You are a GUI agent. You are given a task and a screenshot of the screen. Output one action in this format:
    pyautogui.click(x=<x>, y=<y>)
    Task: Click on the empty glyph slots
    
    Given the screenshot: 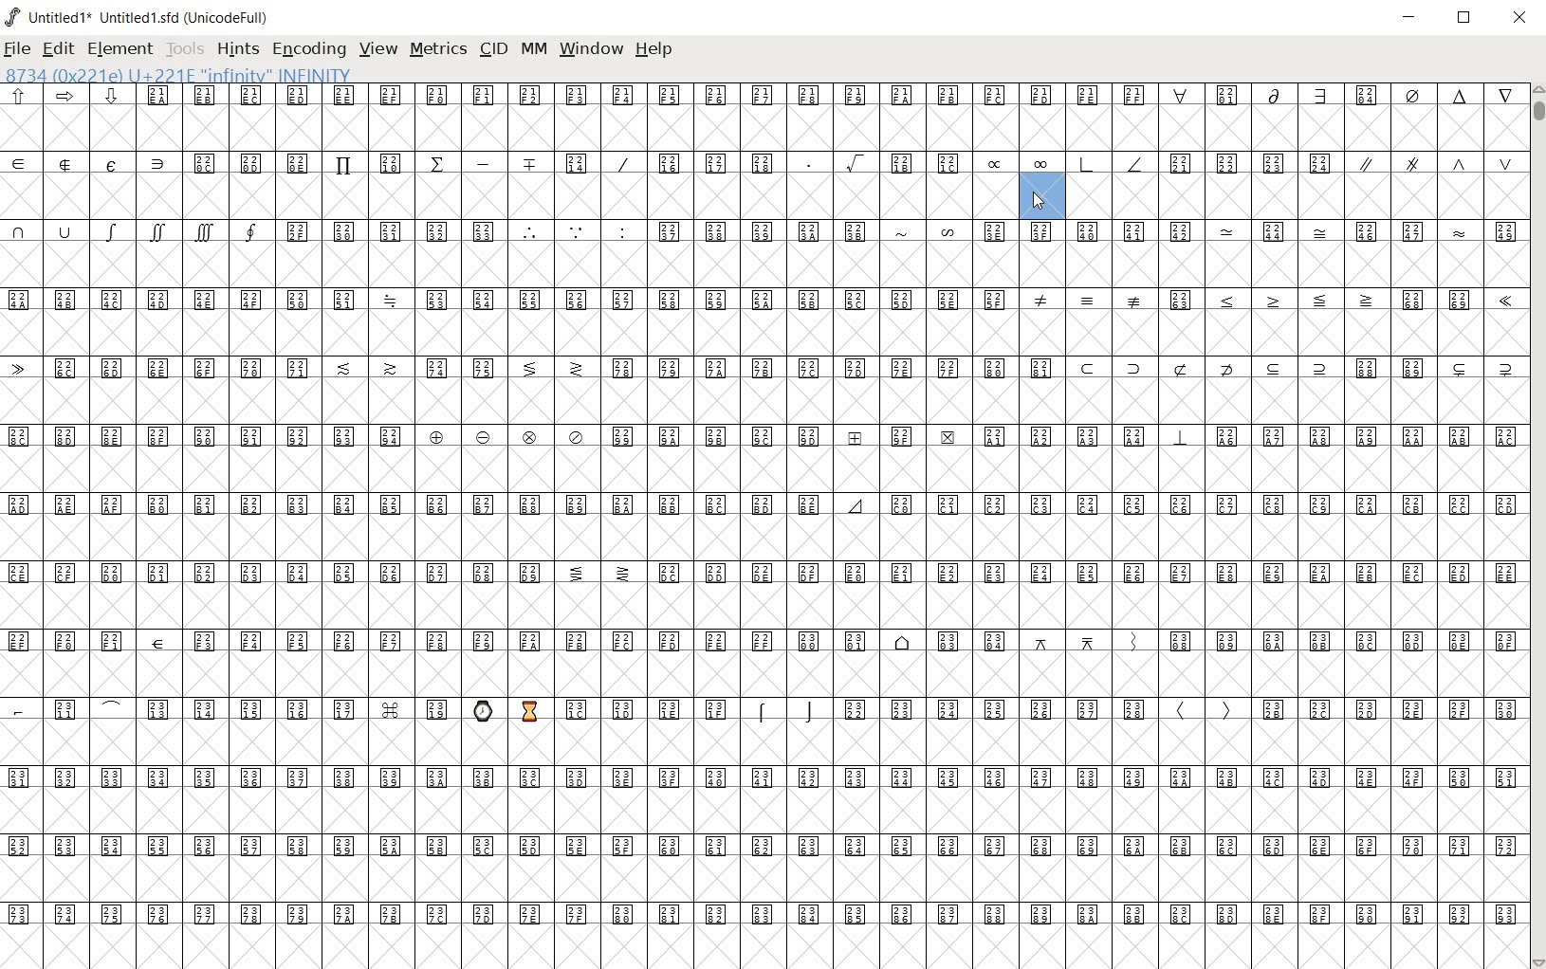 What is the action you would take?
    pyautogui.click(x=762, y=127)
    